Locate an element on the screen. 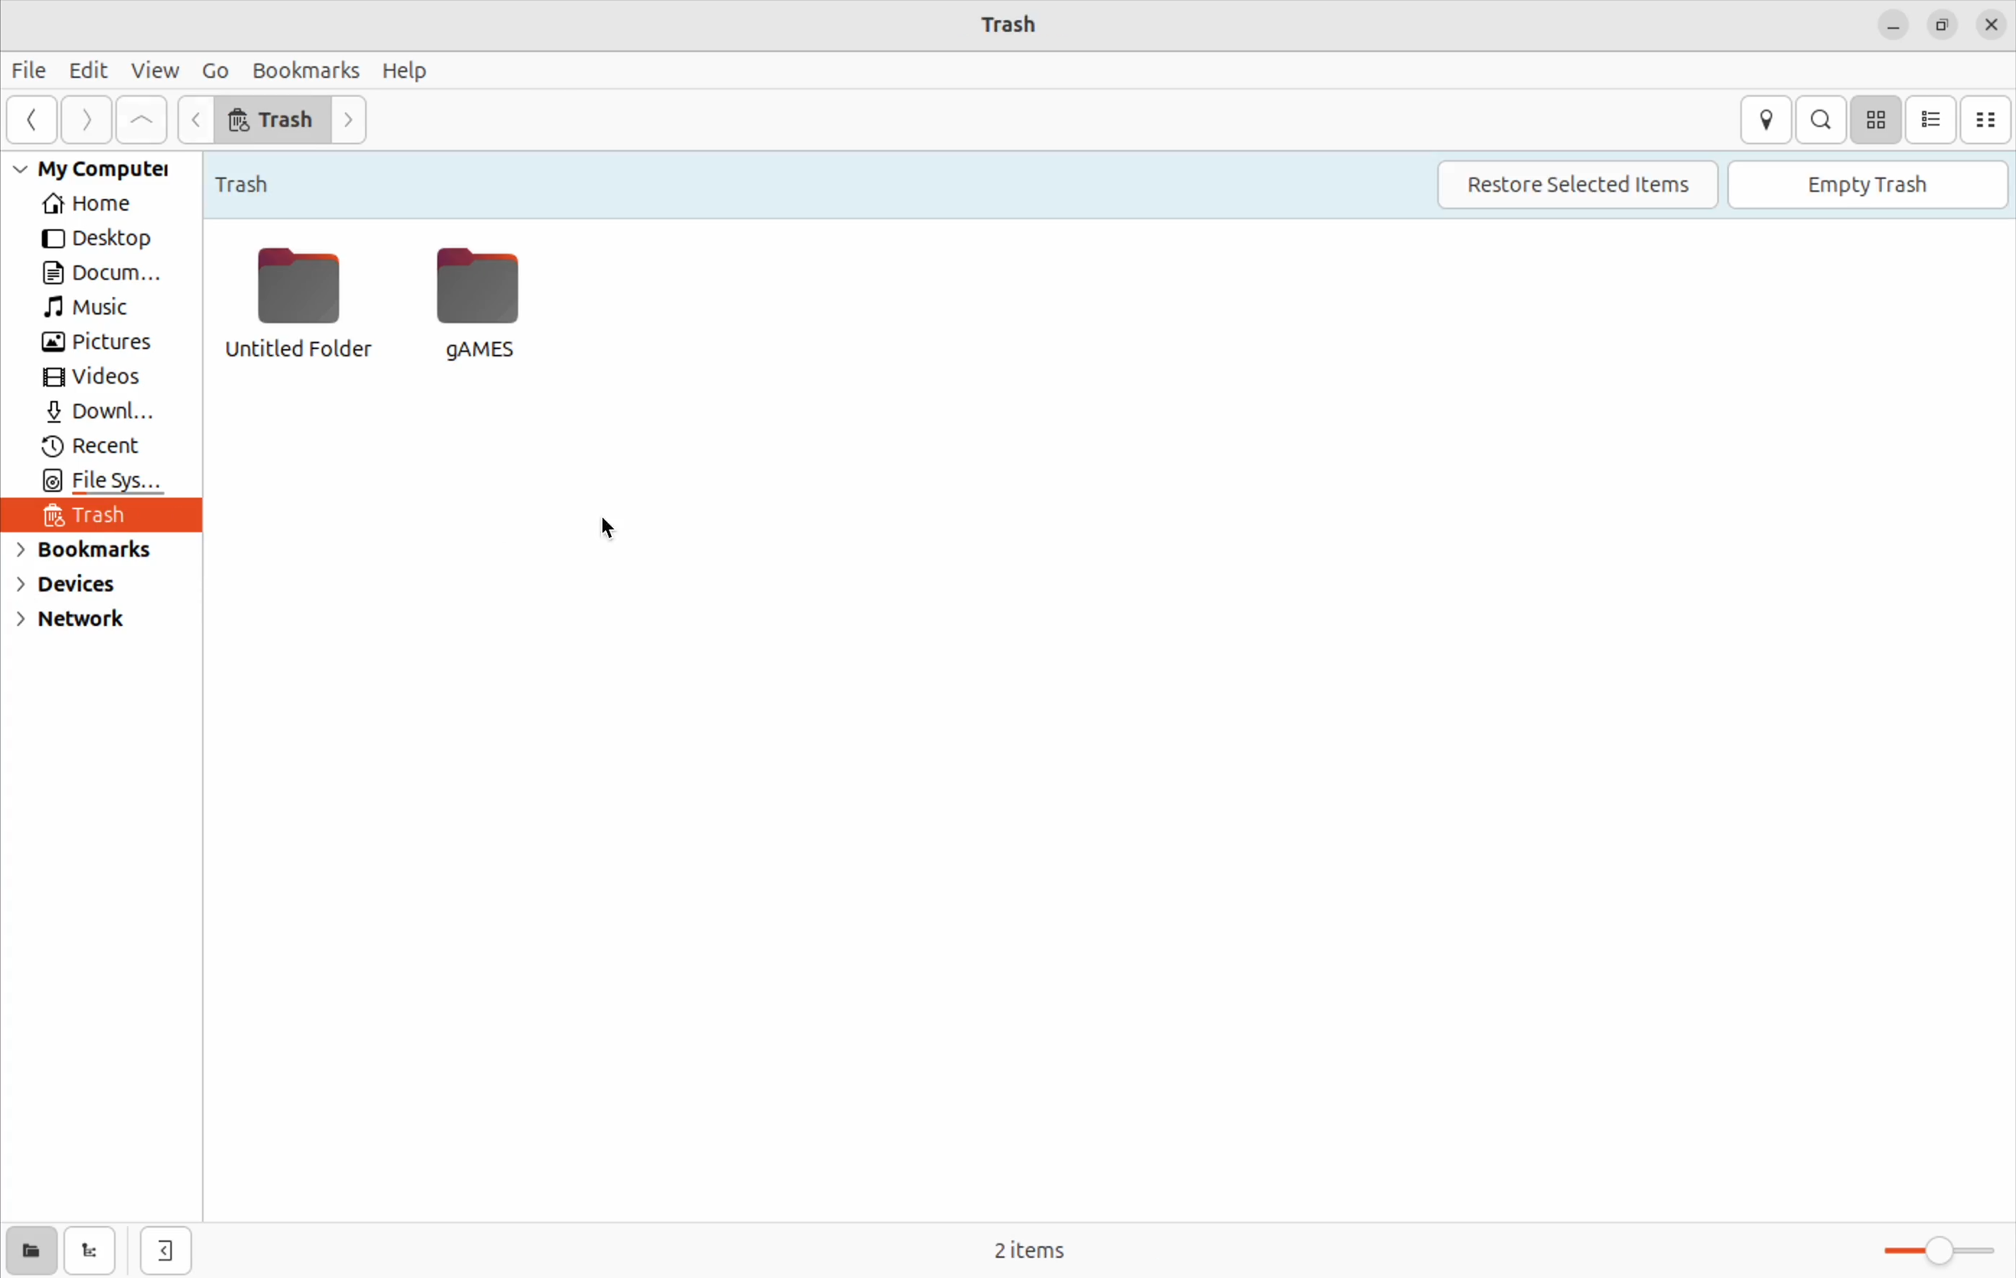  close sidebar is located at coordinates (174, 1245).